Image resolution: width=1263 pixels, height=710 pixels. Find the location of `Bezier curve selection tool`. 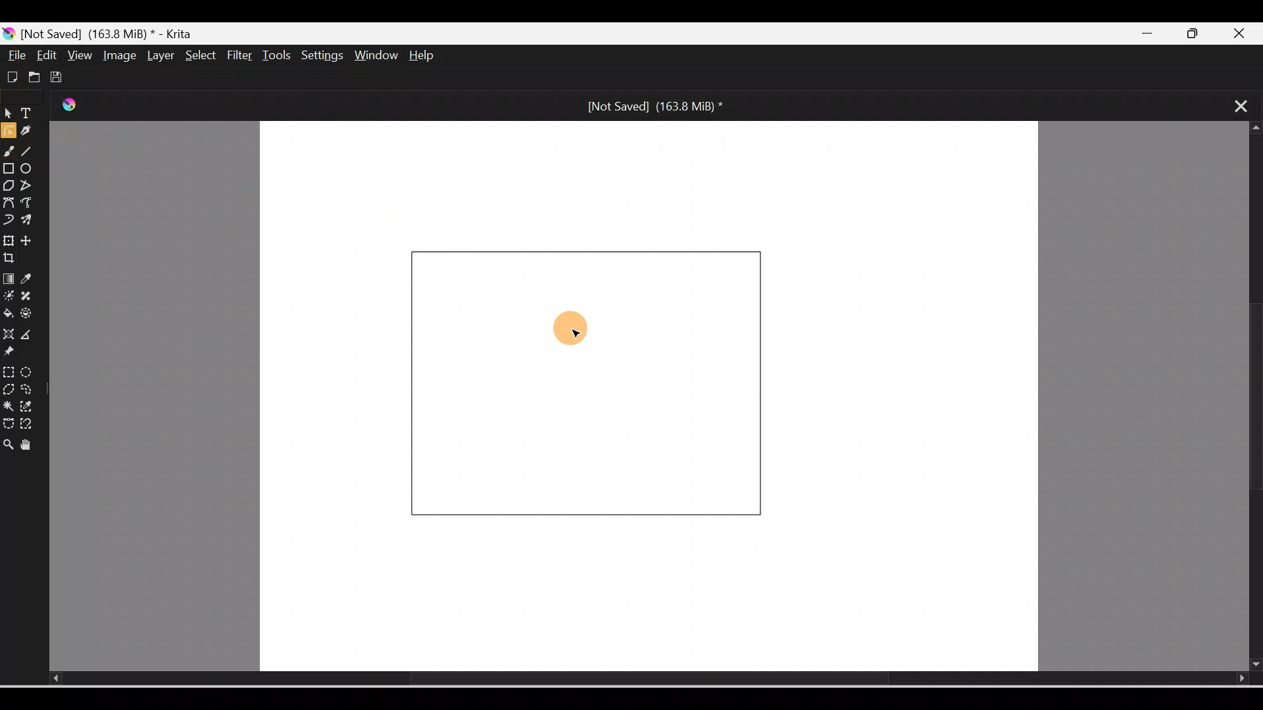

Bezier curve selection tool is located at coordinates (8, 420).